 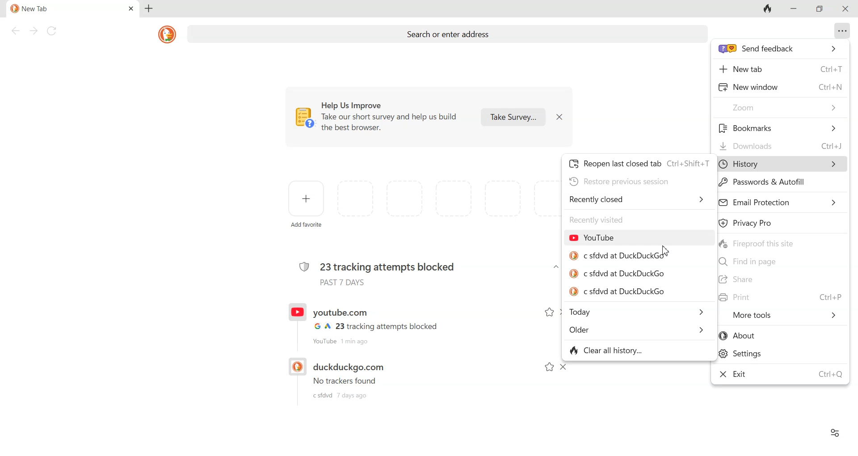 What do you see at coordinates (780, 86) in the screenshot?
I see `New window` at bounding box center [780, 86].